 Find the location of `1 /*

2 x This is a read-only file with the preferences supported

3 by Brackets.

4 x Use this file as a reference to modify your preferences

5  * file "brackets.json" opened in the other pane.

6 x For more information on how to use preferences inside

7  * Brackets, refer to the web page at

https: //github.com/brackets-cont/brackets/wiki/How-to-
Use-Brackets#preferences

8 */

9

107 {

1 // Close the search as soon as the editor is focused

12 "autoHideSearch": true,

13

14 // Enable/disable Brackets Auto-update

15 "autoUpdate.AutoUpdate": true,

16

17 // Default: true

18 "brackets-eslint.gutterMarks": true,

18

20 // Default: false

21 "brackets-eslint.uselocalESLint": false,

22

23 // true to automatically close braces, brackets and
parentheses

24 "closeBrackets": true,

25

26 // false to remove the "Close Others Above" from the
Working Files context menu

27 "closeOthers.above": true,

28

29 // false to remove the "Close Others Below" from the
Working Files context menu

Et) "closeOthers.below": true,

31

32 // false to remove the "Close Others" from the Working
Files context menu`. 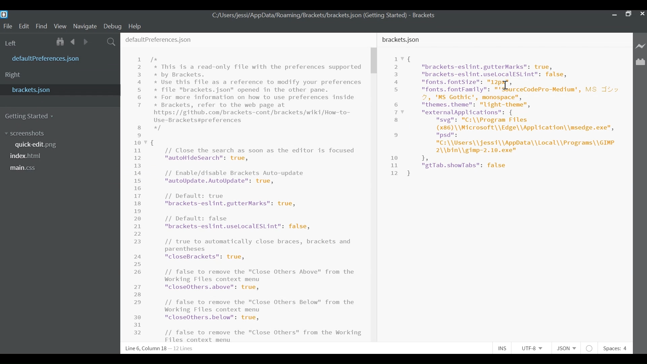

1 /*

2 x This is a read-only file with the preferences supported

3 by Brackets.

4 x Use this file as a reference to modify your preferences

5  * file "brackets.json" opened in the other pane.

6 x For more information on how to use preferences inside

7  * Brackets, refer to the web page at

https: //github.com/brackets-cont/brackets/wiki/How-to-
Use-Brackets#preferences

8 */

9

107 {

1 // Close the search as soon as the editor is focused

12 "autoHideSearch": true,

13

14 // Enable/disable Brackets Auto-update

15 "autoUpdate.AutoUpdate": true,

16

17 // Default: true

18 "brackets-eslint.gutterMarks": true,

18

20 // Default: false

21 "brackets-eslint.uselocalESLint": false,

22

23 // true to automatically close braces, brackets and
parentheses

24 "closeBrackets": true,

25

26 // false to remove the "Close Others Above" from the
Working Files context menu

27 "closeOthers.above": true,

28

29 // false to remove the "Close Others Below" from the
Working Files context menu

Et) "closeOthers.below": true,

31

32 // false to remove the "Close Others" from the Working
Files context menu is located at coordinates (249, 198).